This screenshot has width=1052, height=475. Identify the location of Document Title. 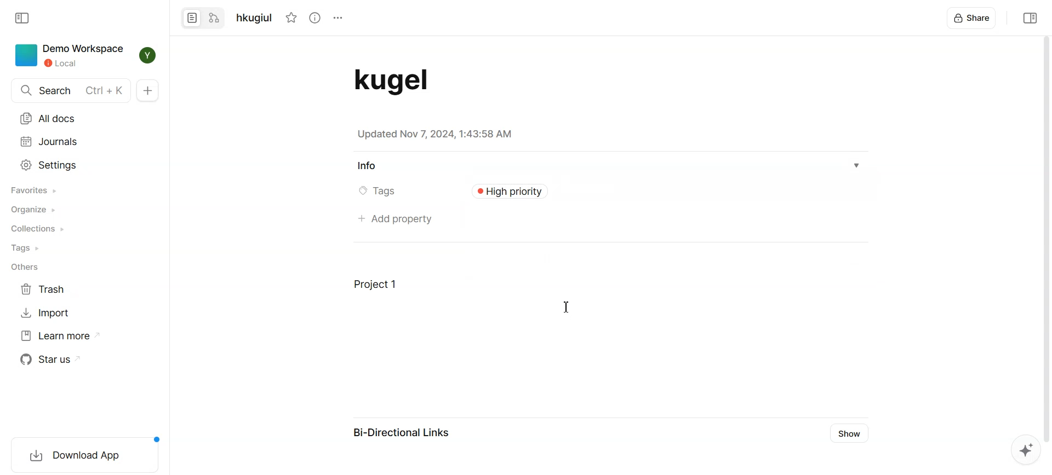
(408, 80).